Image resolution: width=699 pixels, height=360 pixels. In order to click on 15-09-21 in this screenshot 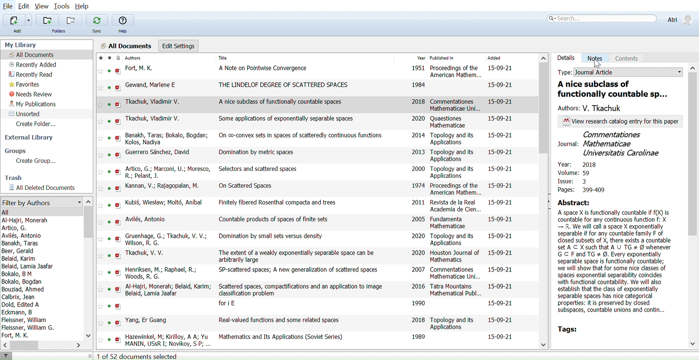, I will do `click(501, 235)`.